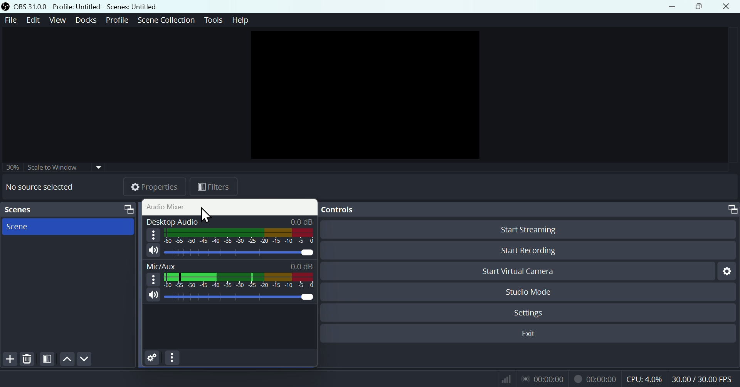 This screenshot has height=387, width=740. Describe the element at coordinates (173, 358) in the screenshot. I see `More options` at that location.